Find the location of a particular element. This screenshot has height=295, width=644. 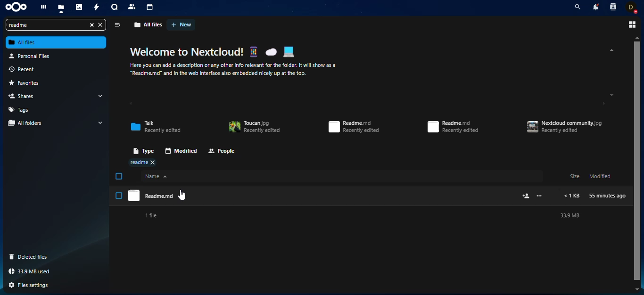

shares is located at coordinates (25, 96).